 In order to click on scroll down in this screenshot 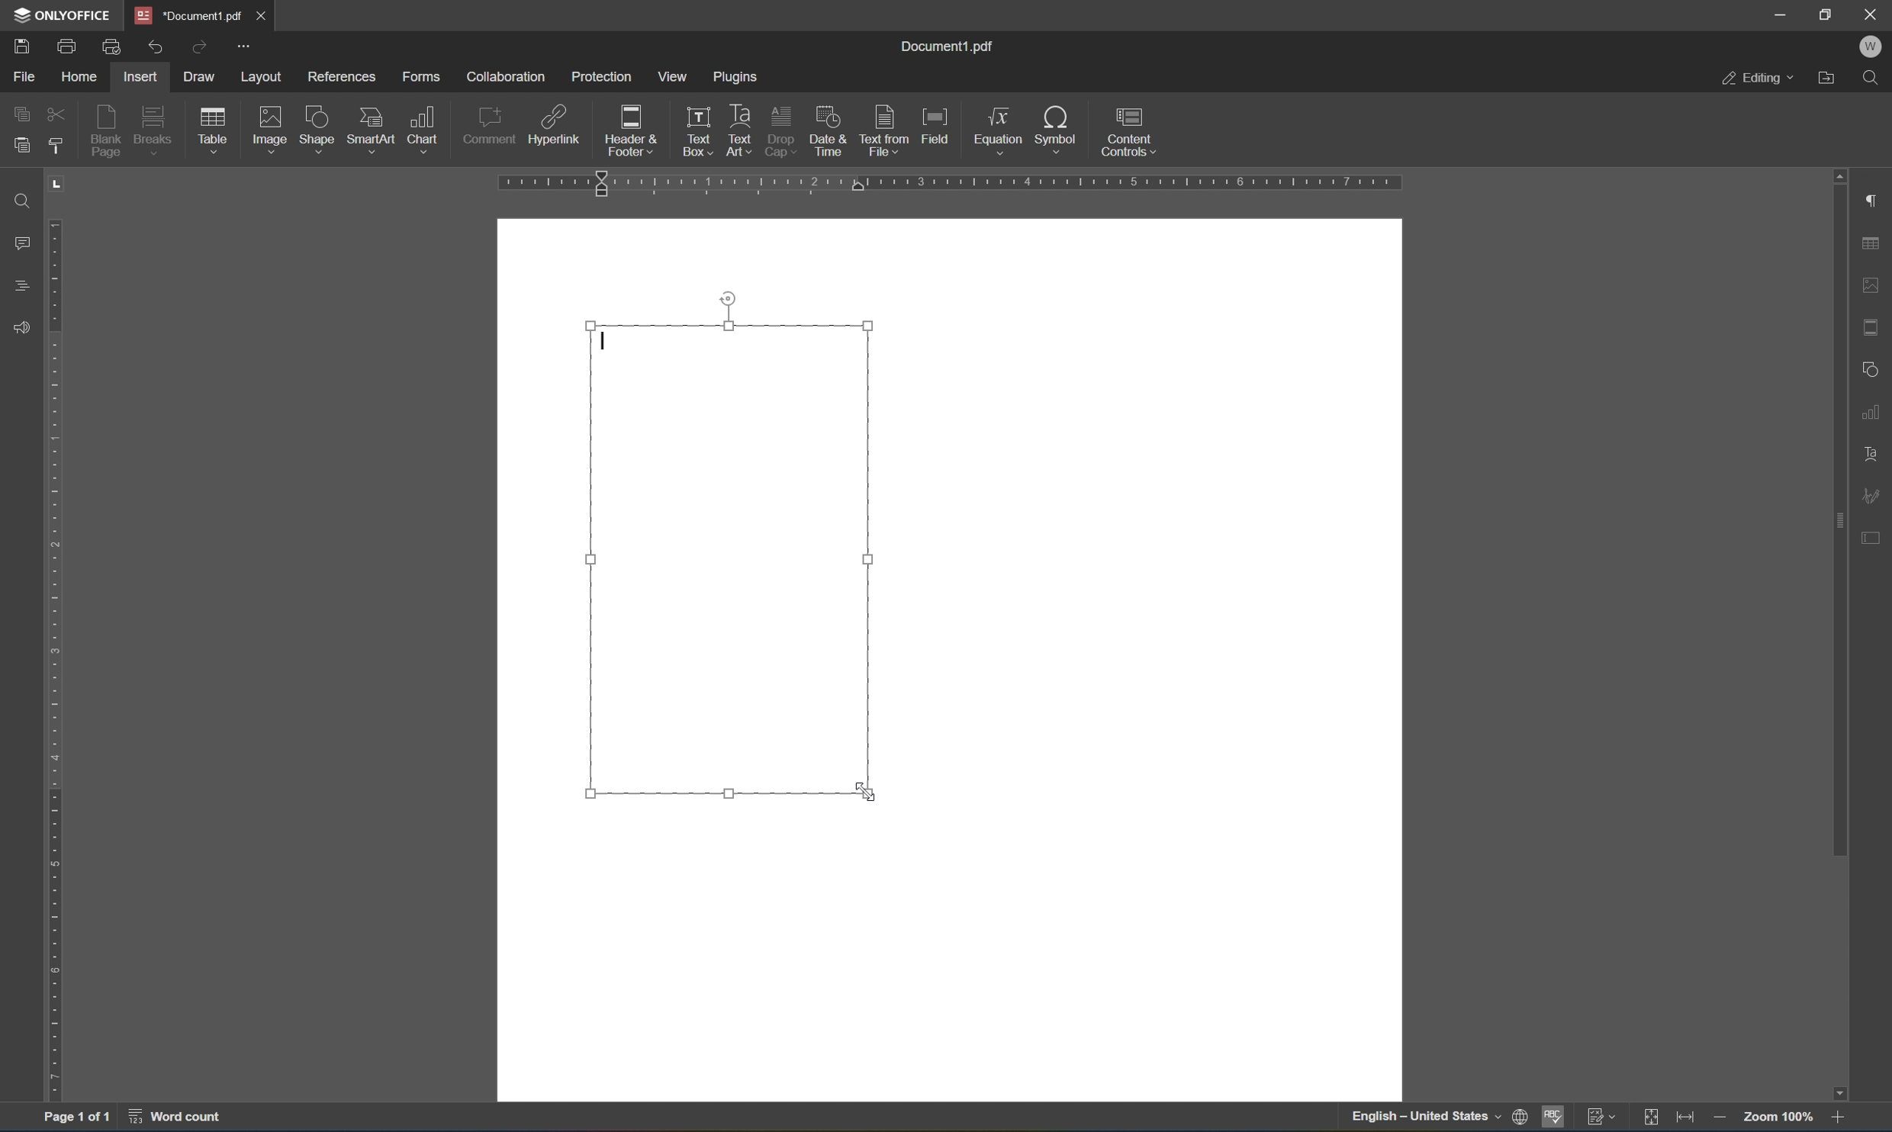, I will do `click(1839, 1093)`.